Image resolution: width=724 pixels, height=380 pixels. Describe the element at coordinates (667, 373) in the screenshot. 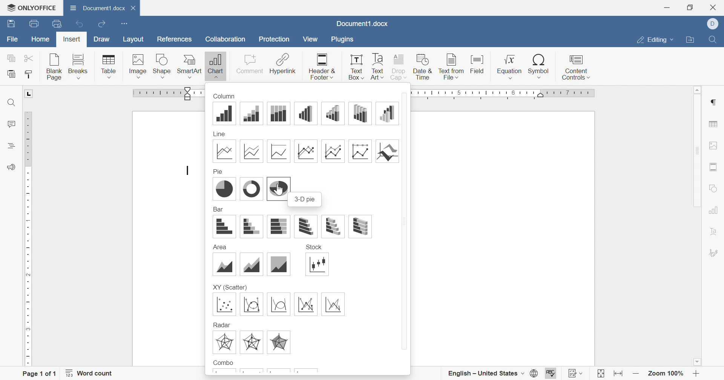

I see `Zoom 100%` at that location.